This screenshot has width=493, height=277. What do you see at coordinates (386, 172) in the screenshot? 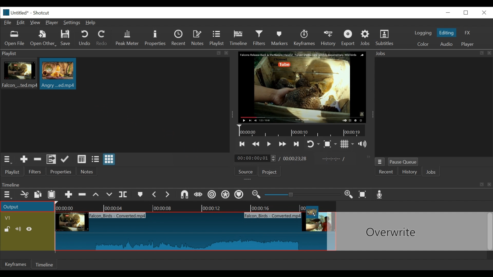
I see `Recent` at bounding box center [386, 172].